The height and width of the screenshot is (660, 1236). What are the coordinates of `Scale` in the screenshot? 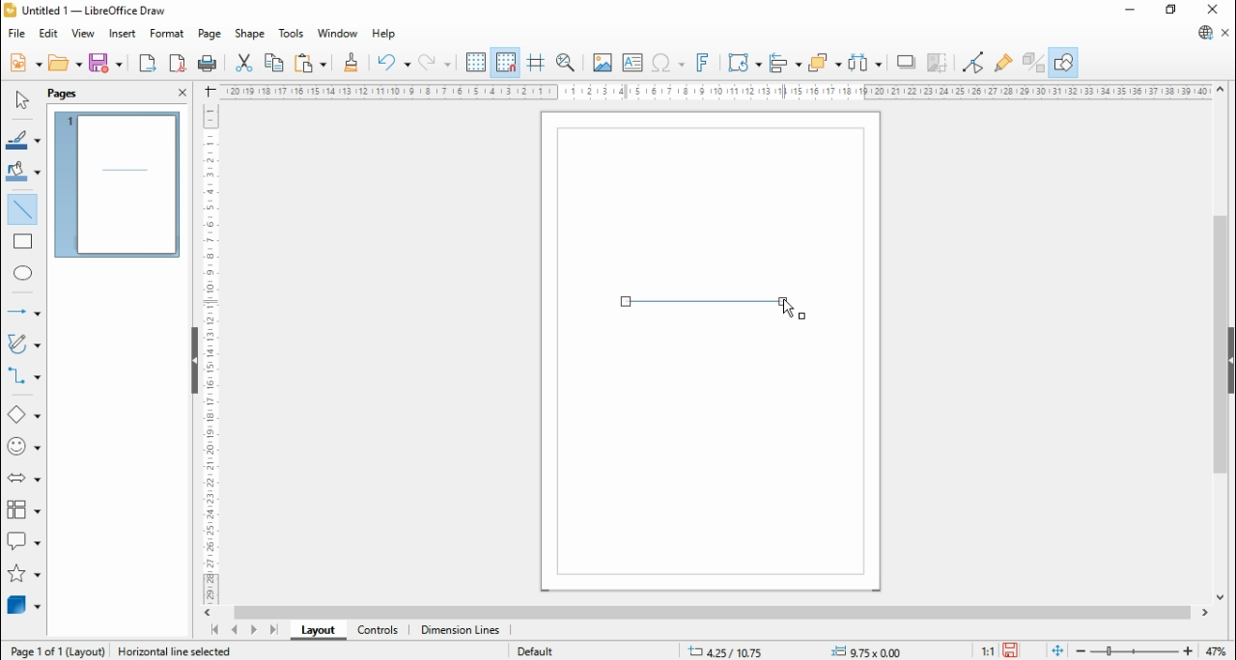 It's located at (713, 91).